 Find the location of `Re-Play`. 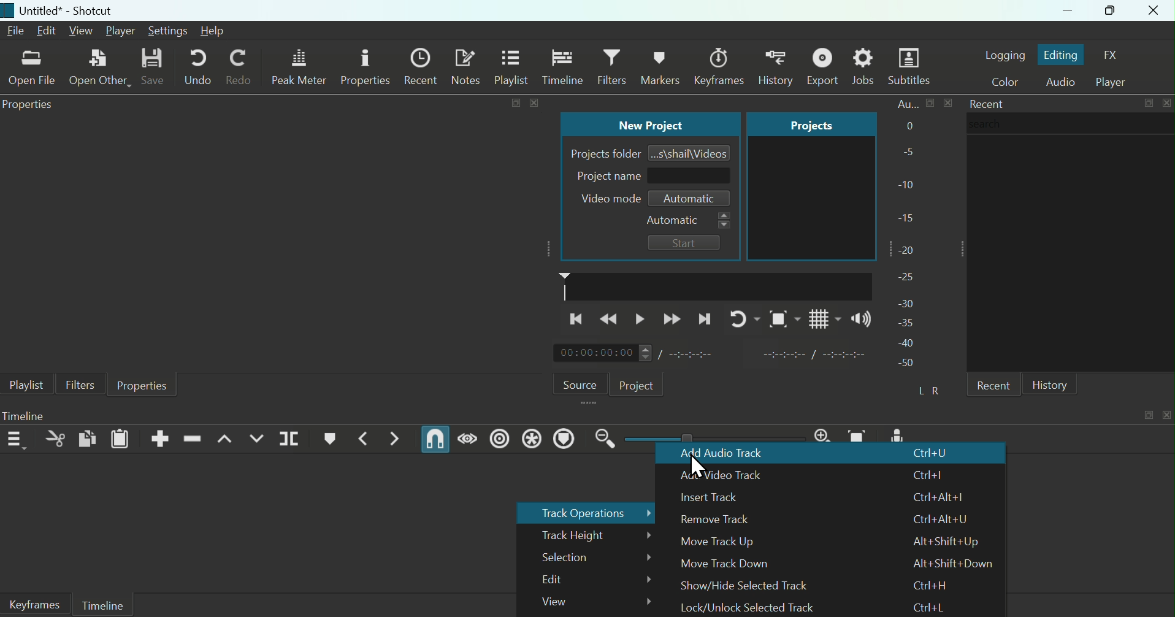

Re-Play is located at coordinates (739, 317).